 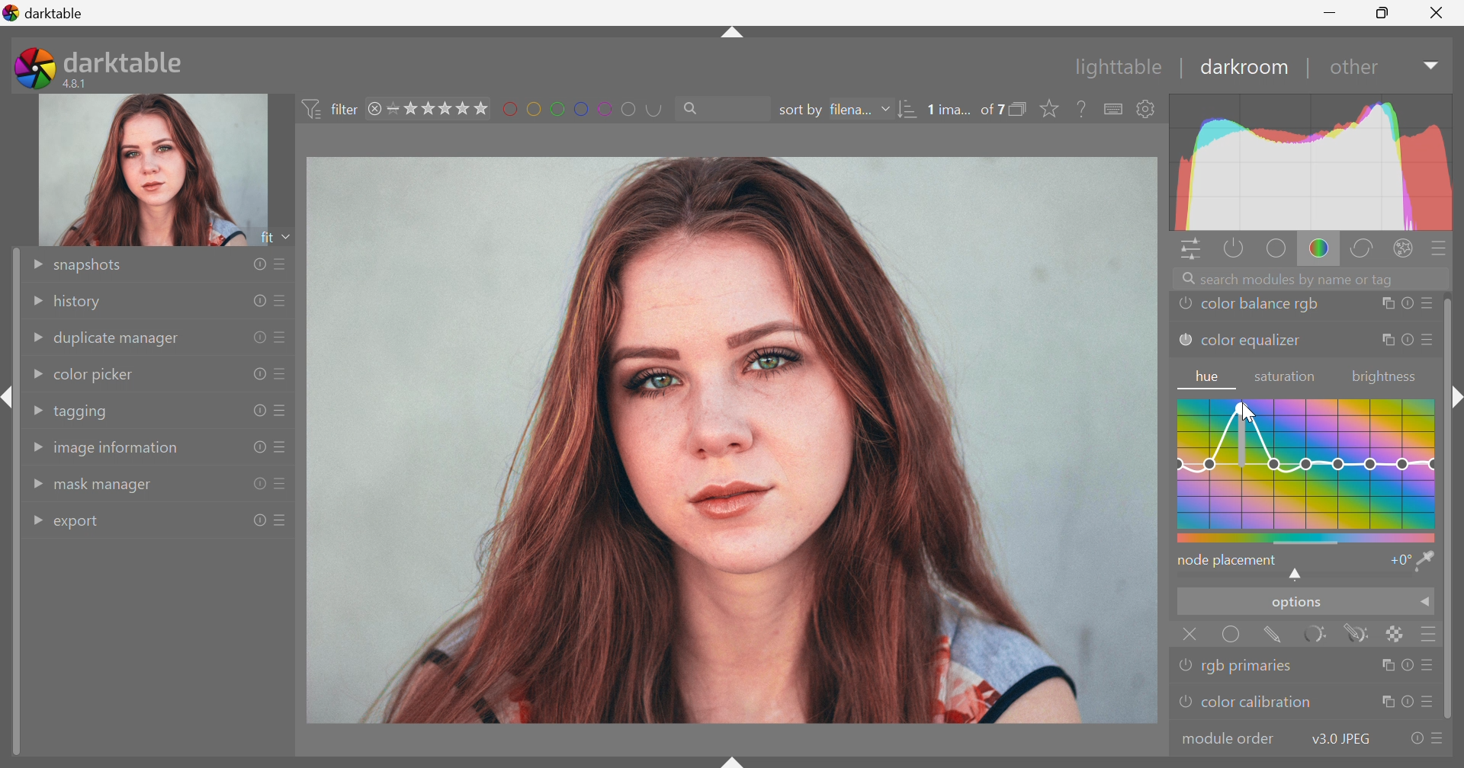 What do you see at coordinates (1427, 561) in the screenshot?
I see `pick hue from image and visualize it` at bounding box center [1427, 561].